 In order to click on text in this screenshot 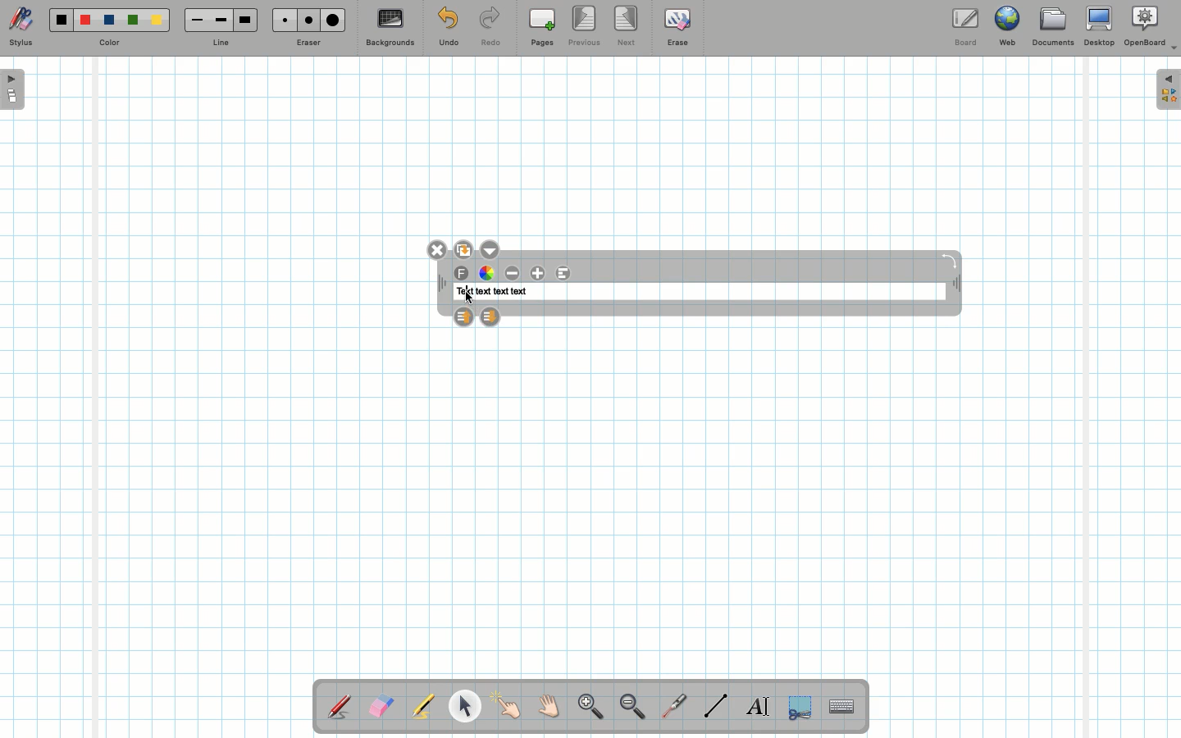, I will do `click(501, 292)`.